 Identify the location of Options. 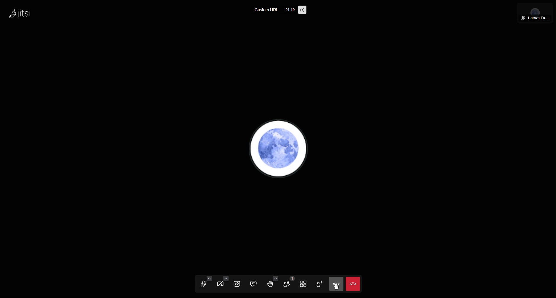
(335, 284).